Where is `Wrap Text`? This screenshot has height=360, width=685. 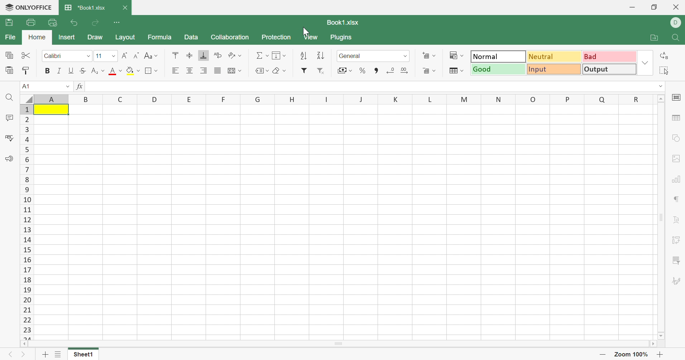
Wrap Text is located at coordinates (219, 54).